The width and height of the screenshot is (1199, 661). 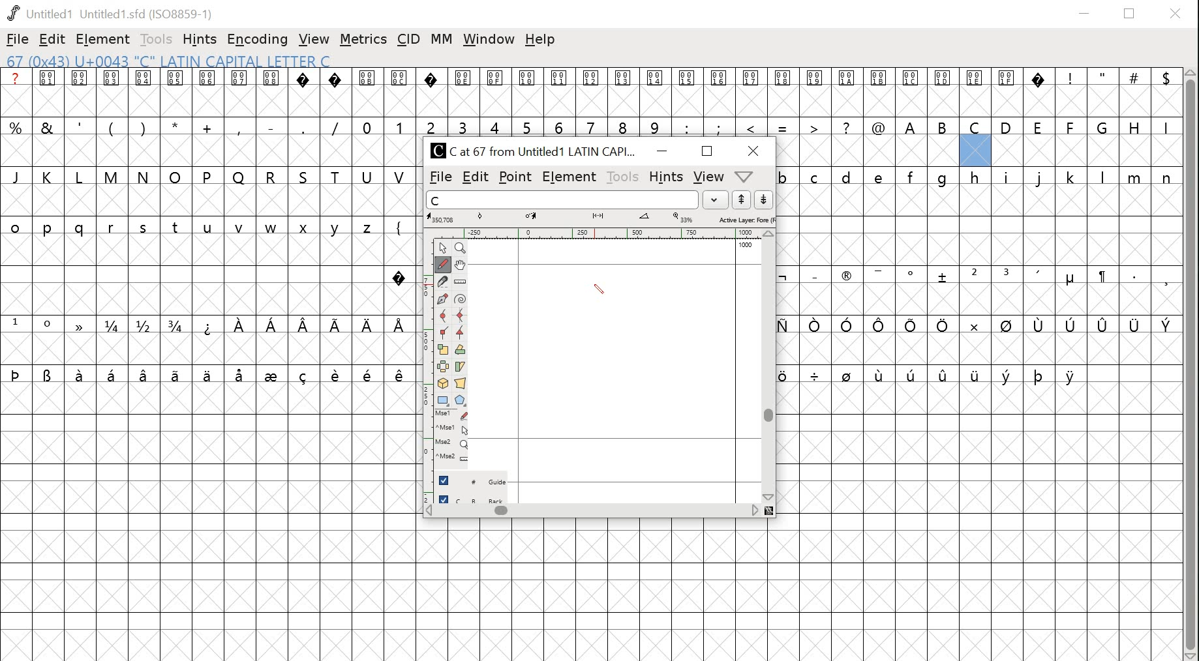 What do you see at coordinates (516, 175) in the screenshot?
I see `point` at bounding box center [516, 175].